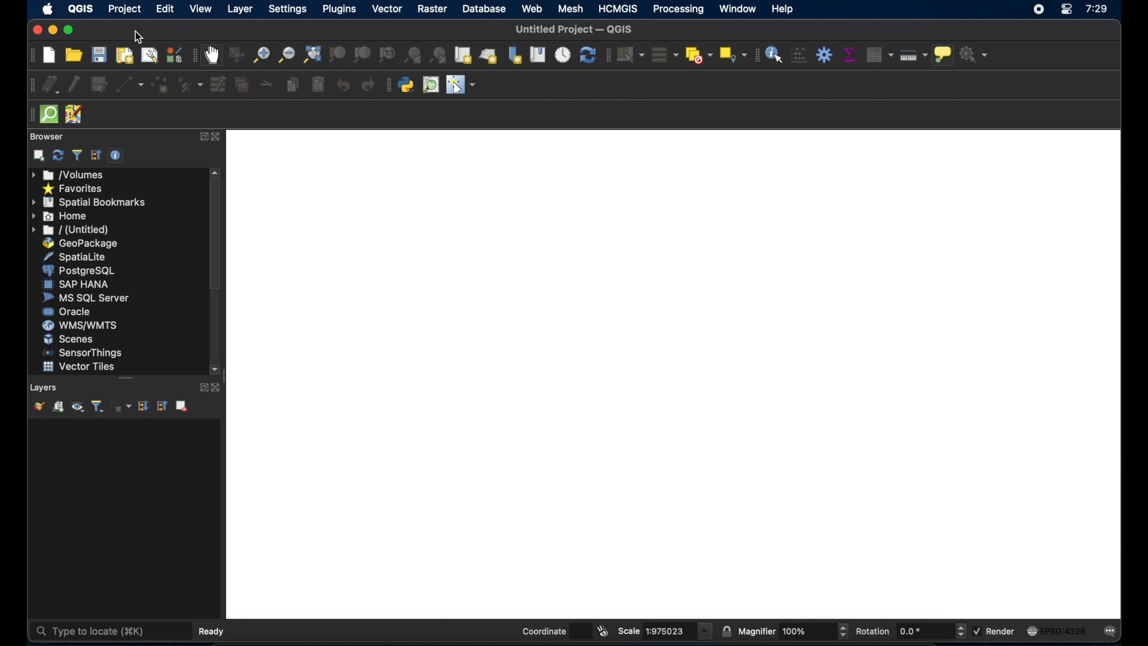 The height and width of the screenshot is (646, 1148). What do you see at coordinates (563, 55) in the screenshot?
I see `temporal controller panel` at bounding box center [563, 55].